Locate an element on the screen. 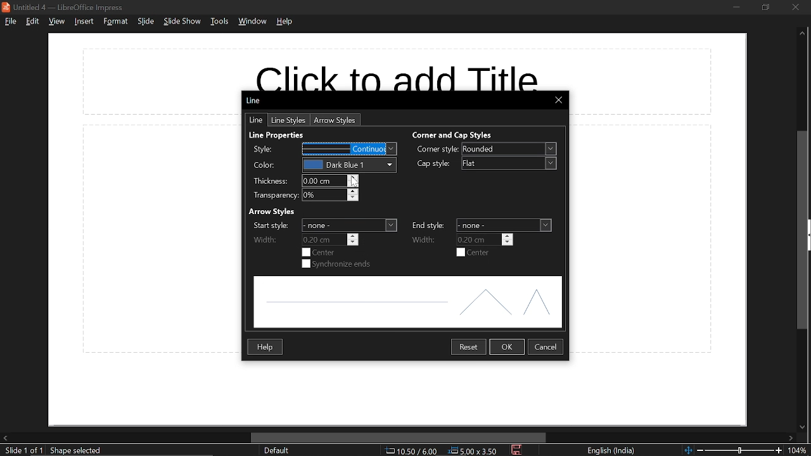 This screenshot has height=456, width=811. minimize is located at coordinates (734, 6).